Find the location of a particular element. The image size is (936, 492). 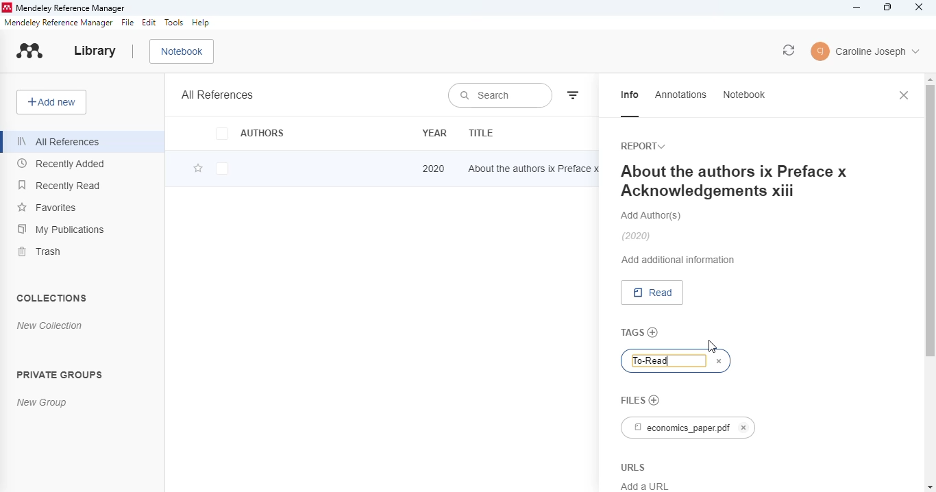

all references is located at coordinates (58, 141).